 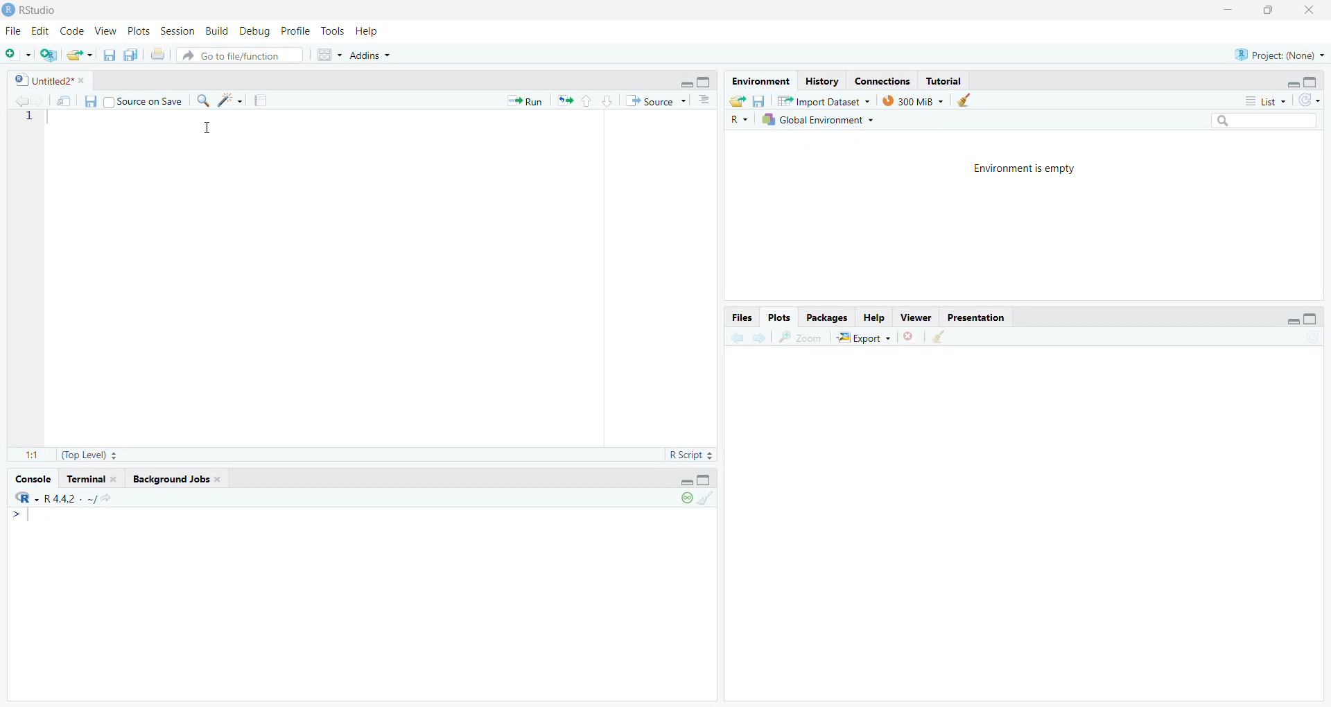 What do you see at coordinates (91, 480) in the screenshot?
I see `terminal` at bounding box center [91, 480].